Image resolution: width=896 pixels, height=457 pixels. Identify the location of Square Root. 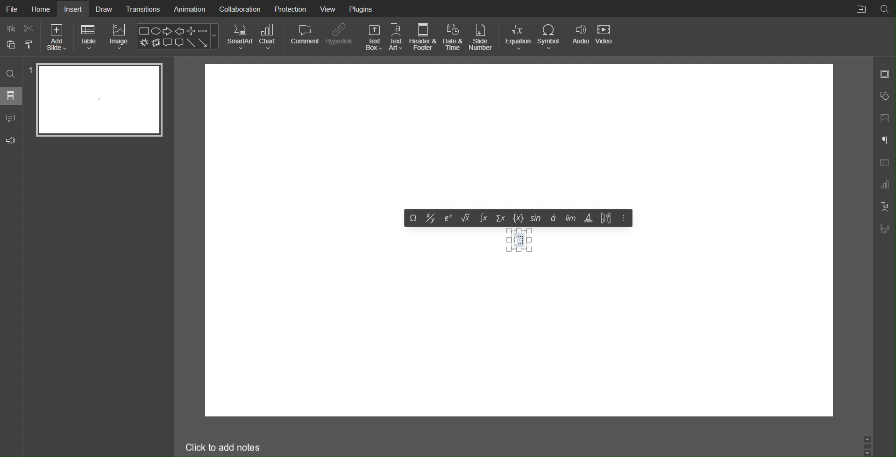
(466, 218).